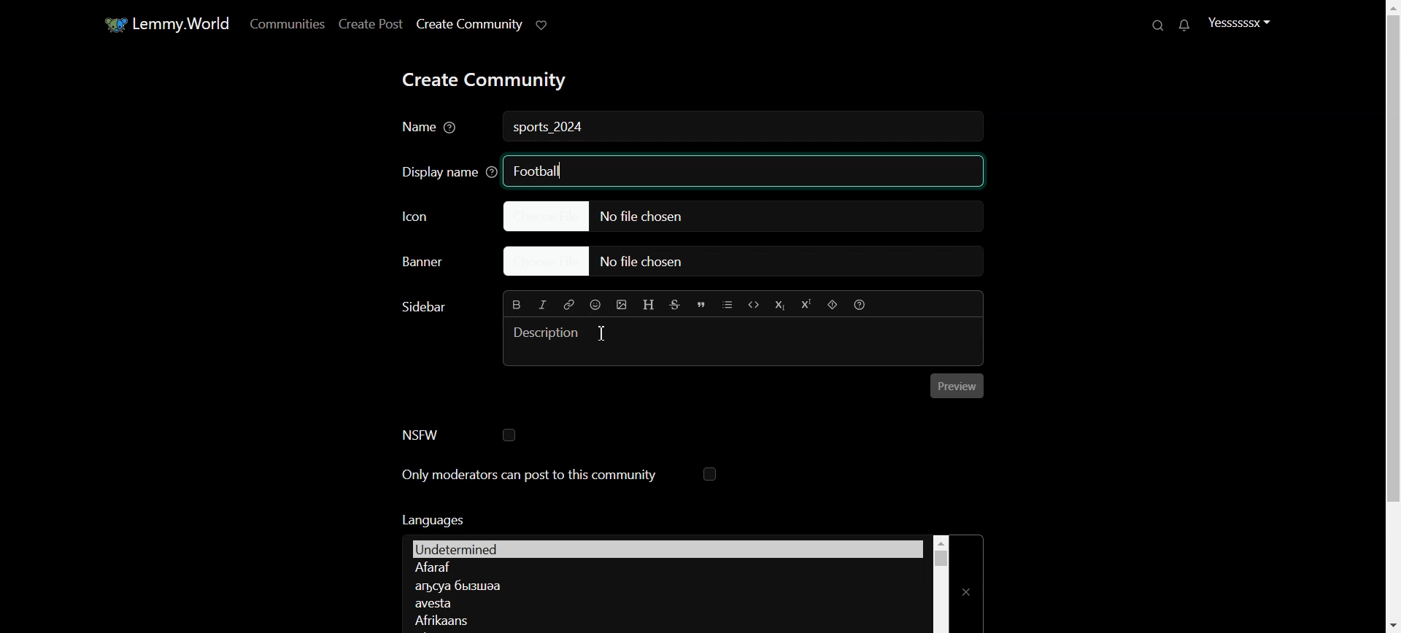  Describe the element at coordinates (1389, 316) in the screenshot. I see `Vertical Scroll bar` at that location.